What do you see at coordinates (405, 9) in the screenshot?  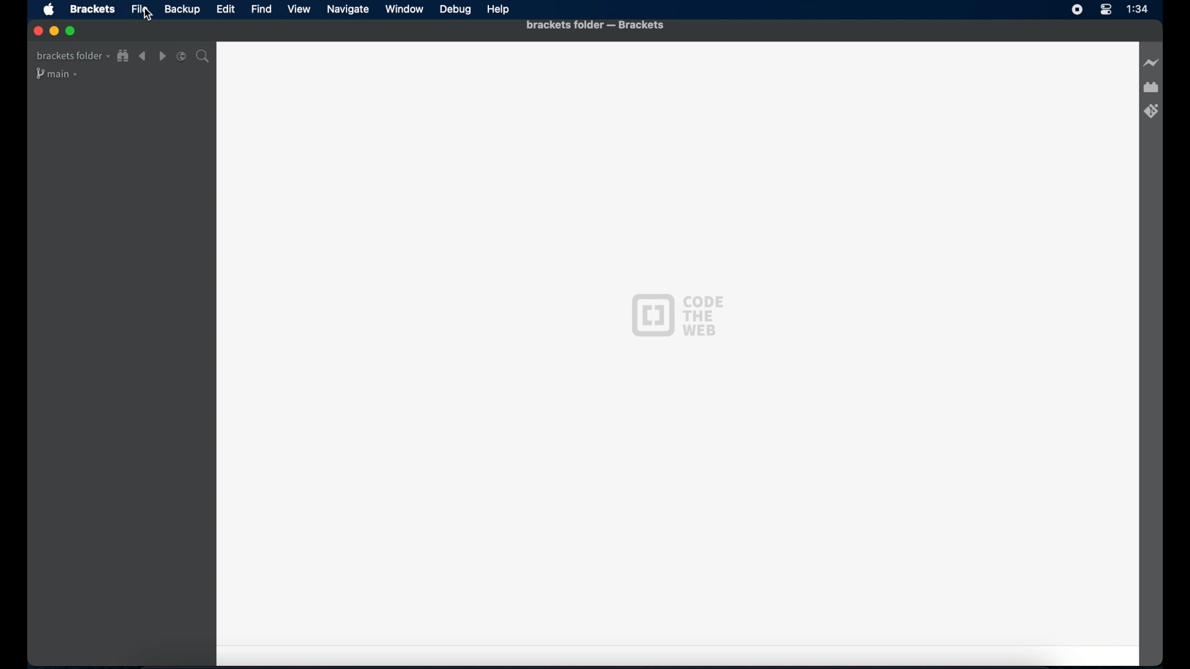 I see `Window` at bounding box center [405, 9].